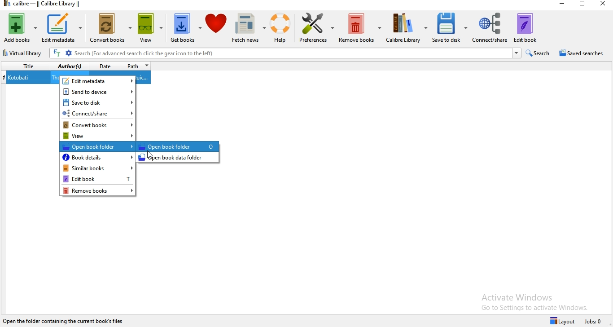 The width and height of the screenshot is (613, 327). Describe the element at coordinates (582, 53) in the screenshot. I see `saved searches` at that location.